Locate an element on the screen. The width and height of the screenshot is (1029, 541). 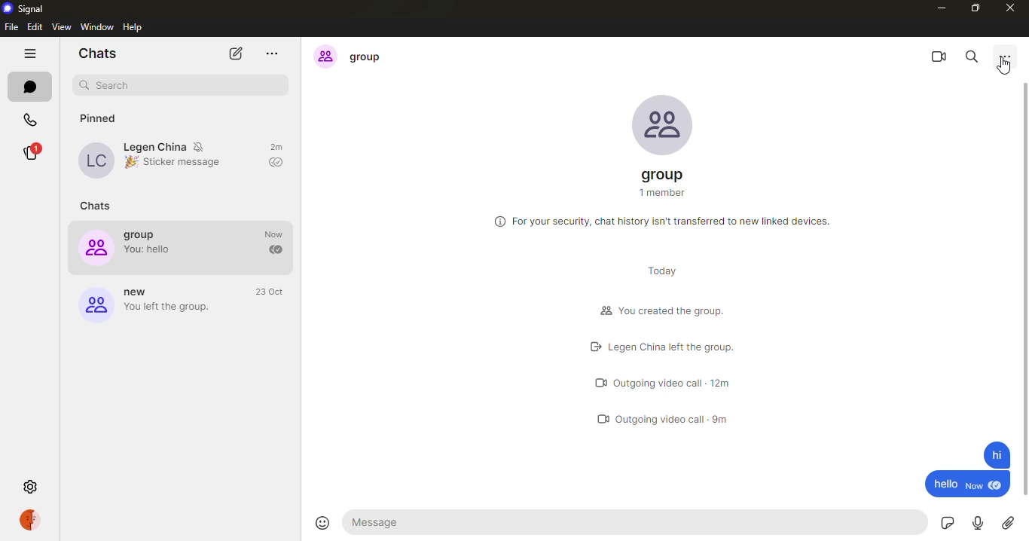
more is located at coordinates (276, 53).